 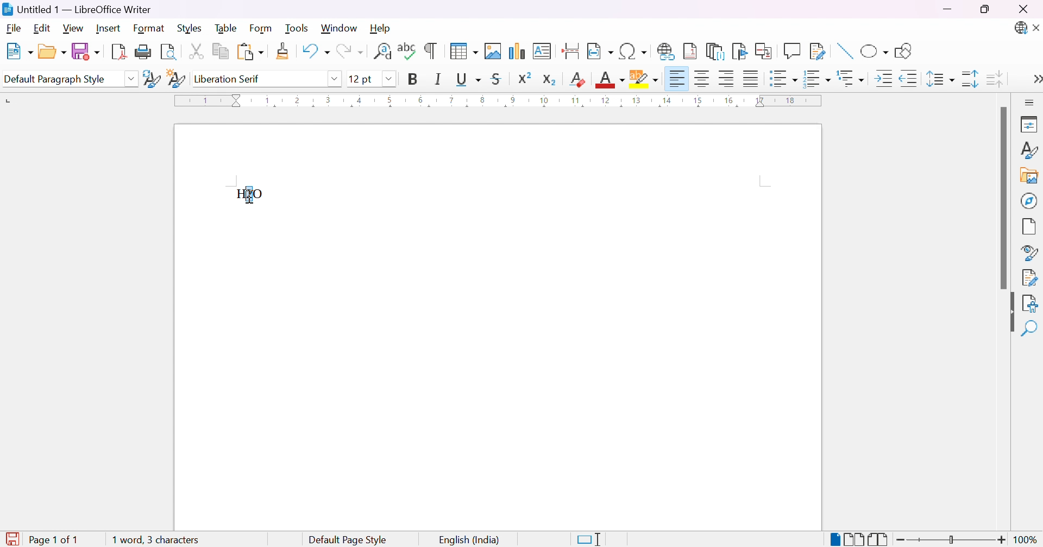 What do you see at coordinates (600, 52) in the screenshot?
I see `Insert field` at bounding box center [600, 52].